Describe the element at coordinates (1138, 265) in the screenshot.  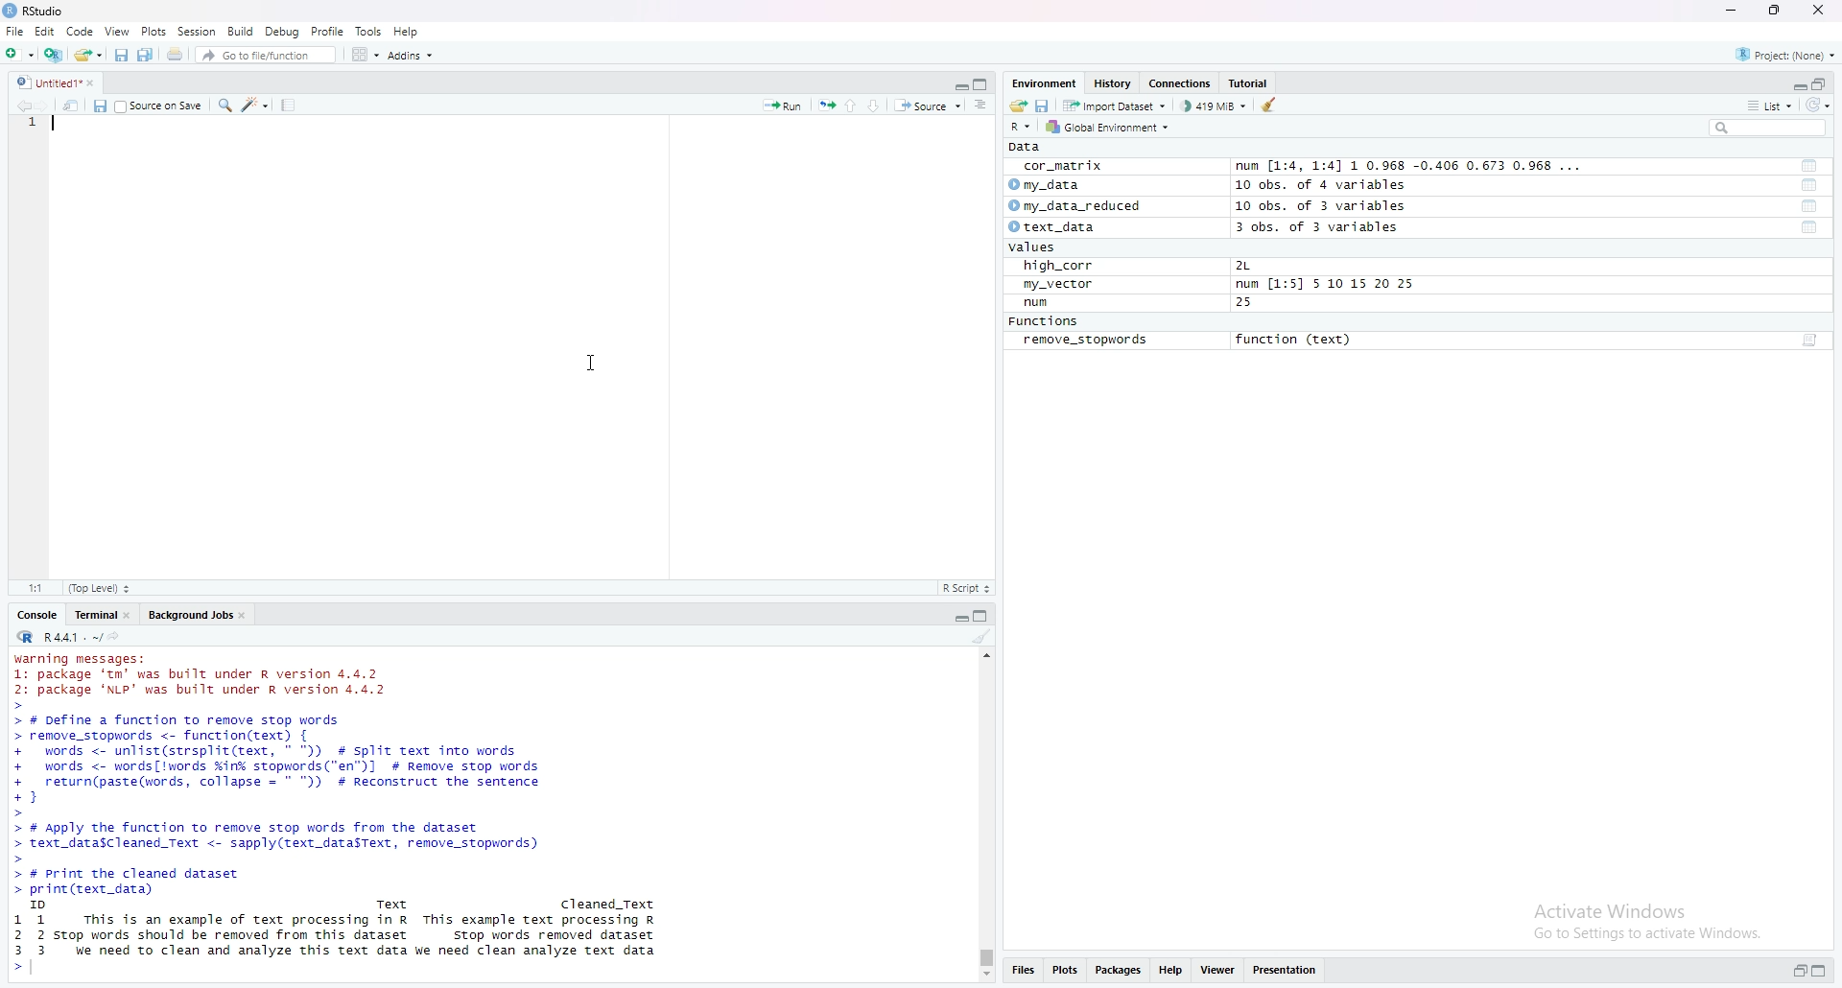
I see `high_corr 2L` at that location.